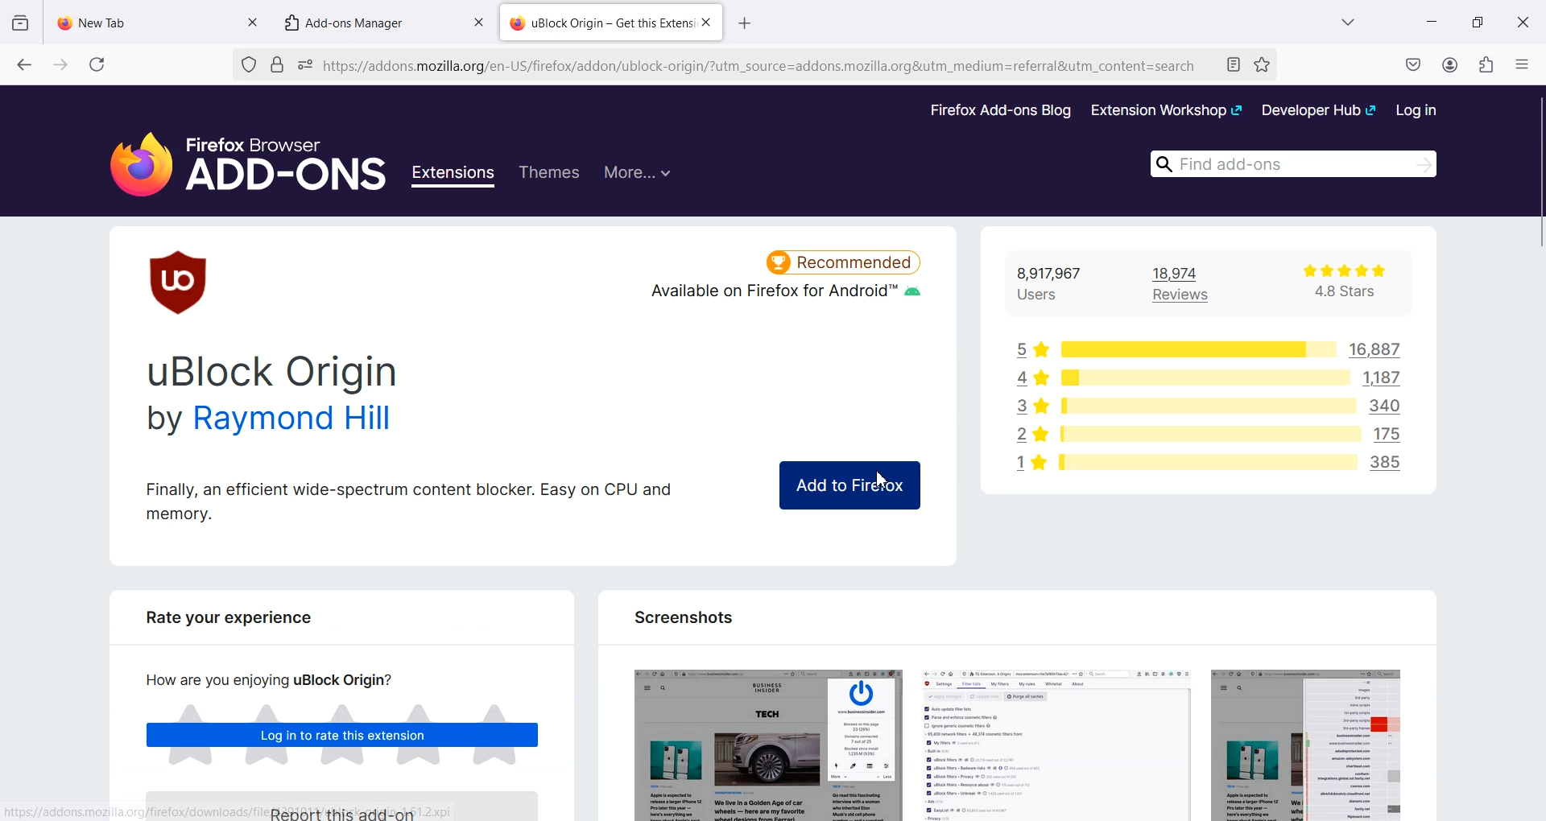  I want to click on screenshots, so click(1015, 738).